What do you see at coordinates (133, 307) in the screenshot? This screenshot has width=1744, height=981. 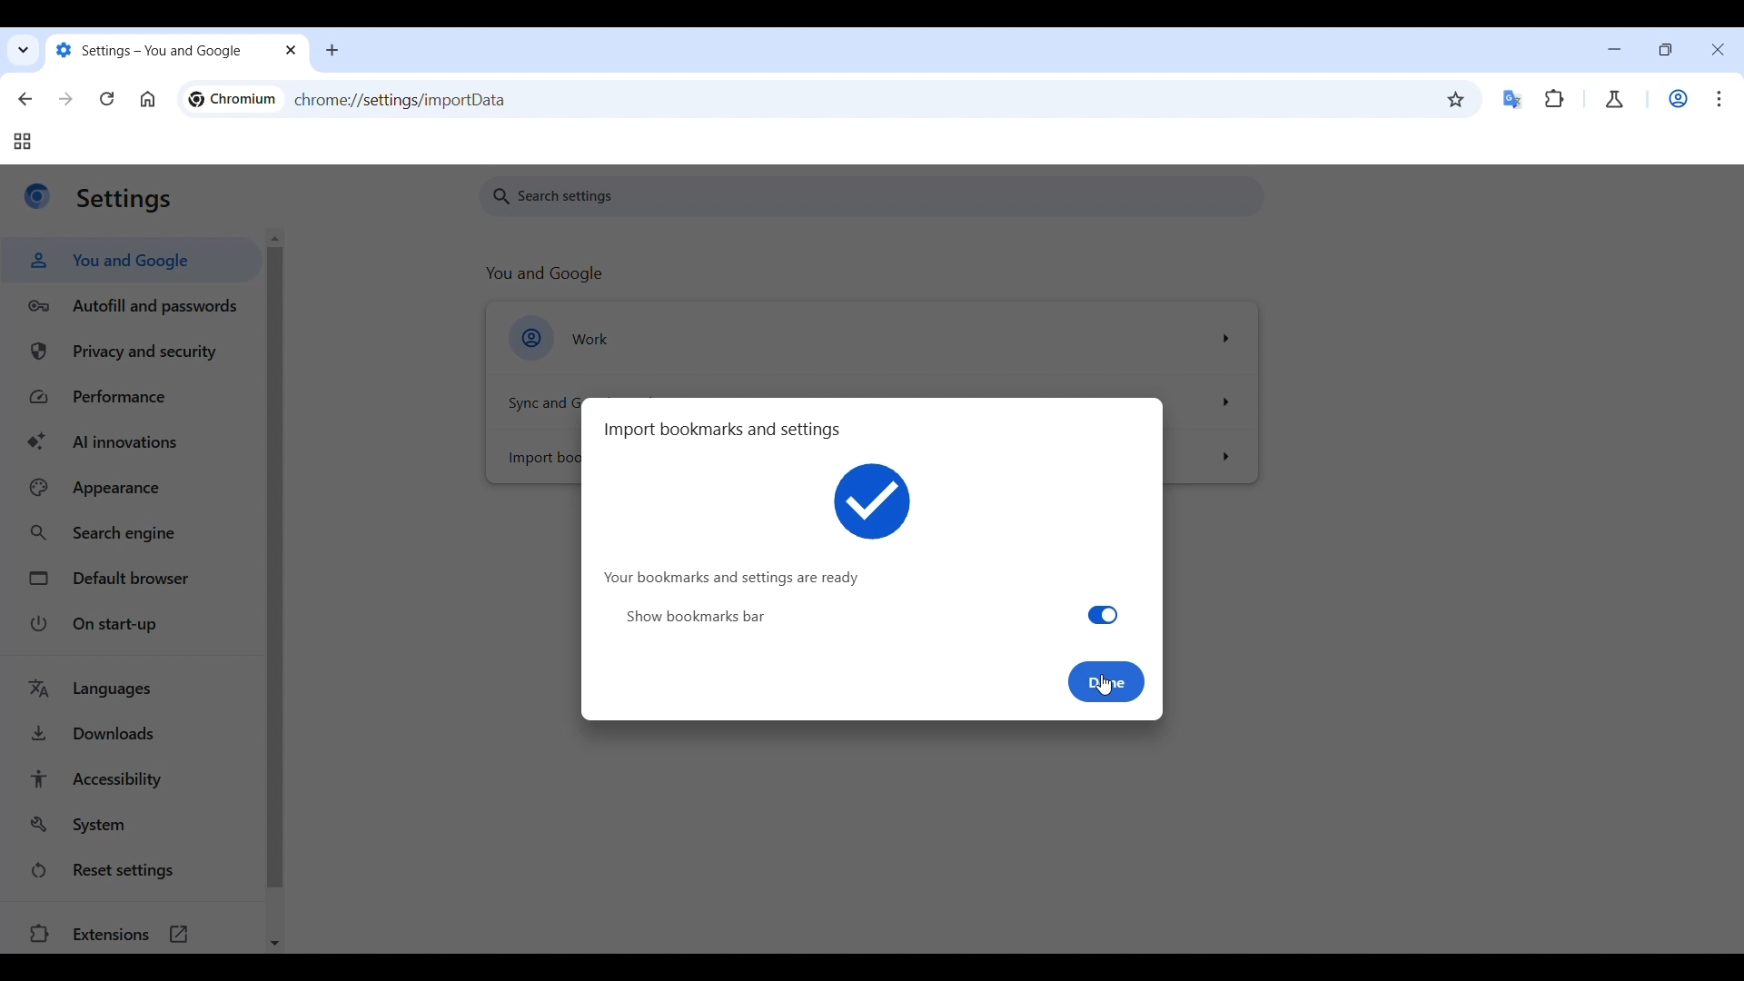 I see `Autofill and passwords` at bounding box center [133, 307].